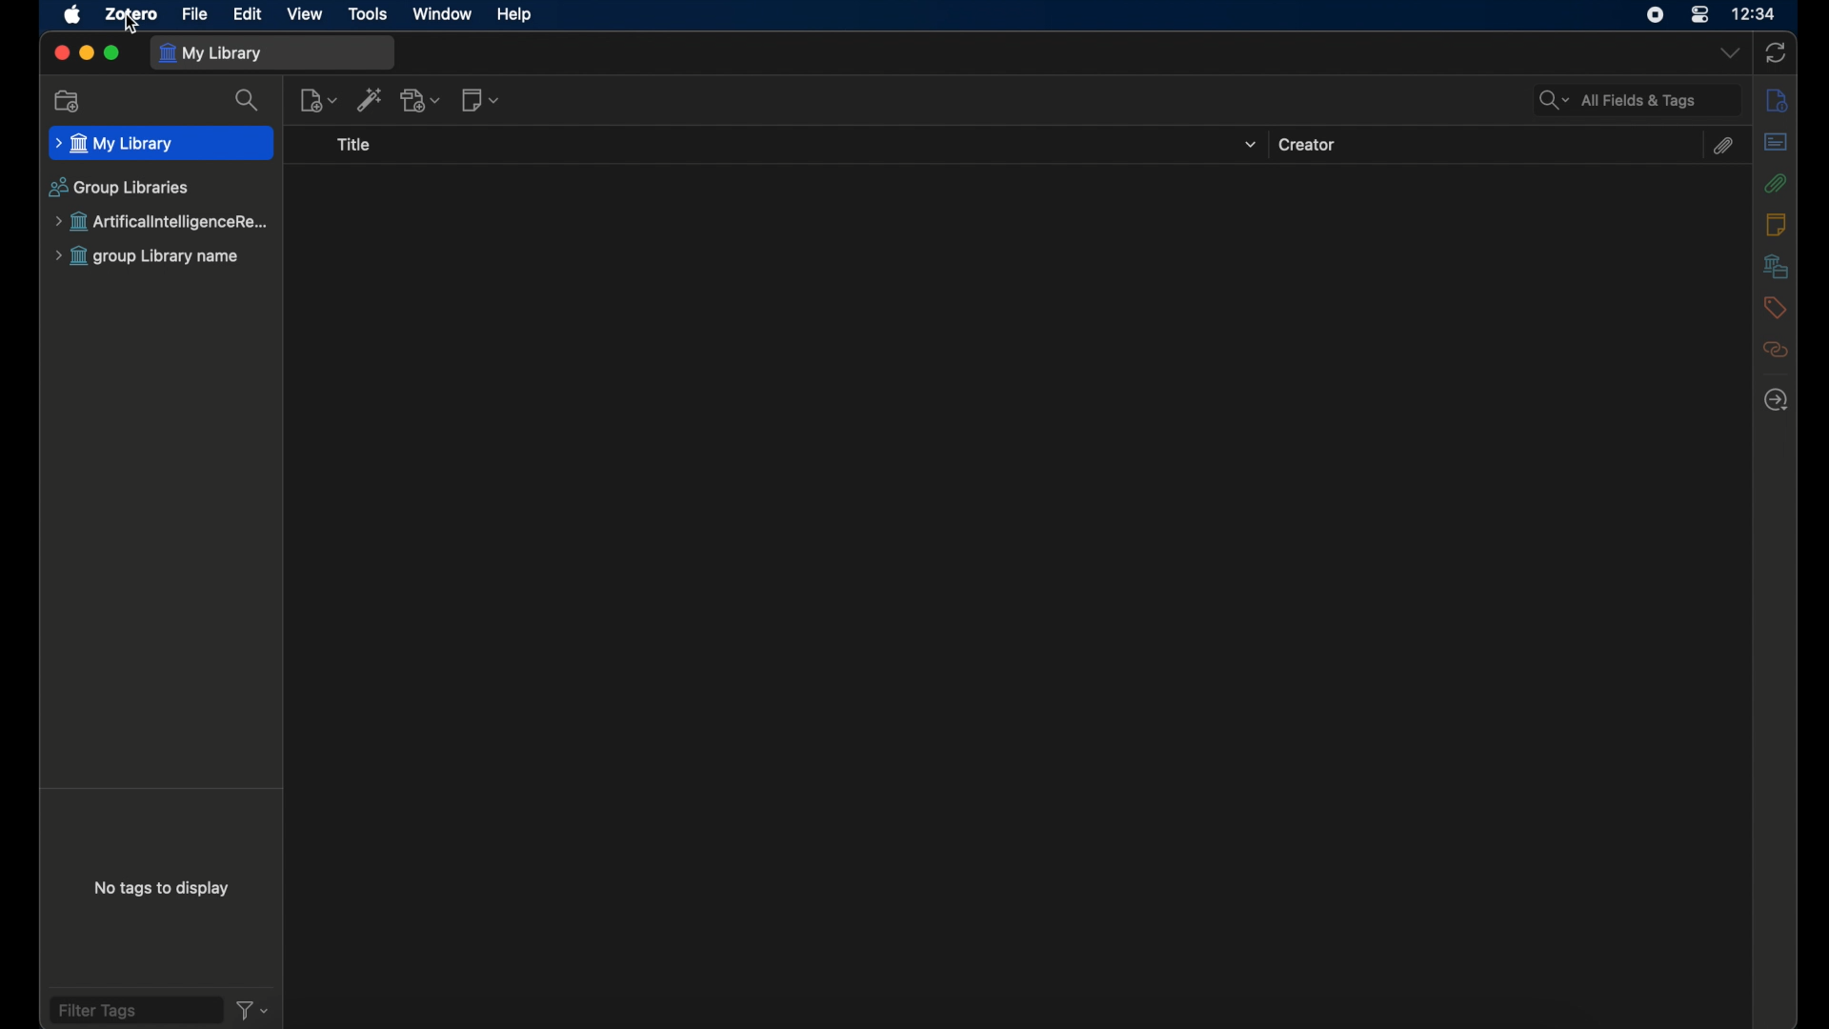 The width and height of the screenshot is (1829, 1029). Describe the element at coordinates (1778, 225) in the screenshot. I see `notes` at that location.